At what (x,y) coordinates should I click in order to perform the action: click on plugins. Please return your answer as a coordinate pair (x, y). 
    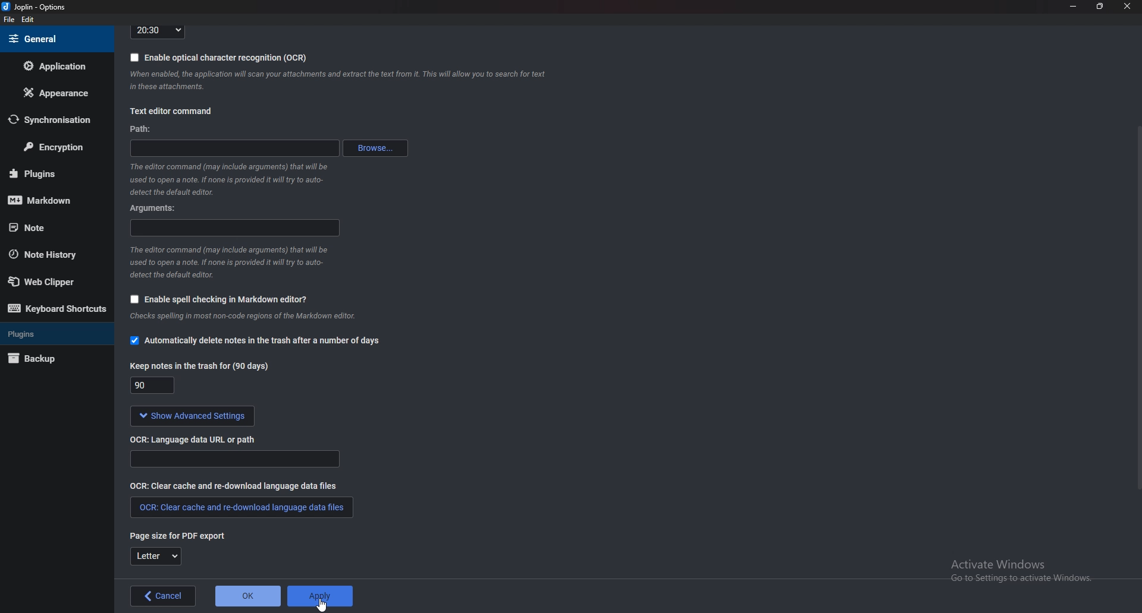
    Looking at the image, I should click on (51, 173).